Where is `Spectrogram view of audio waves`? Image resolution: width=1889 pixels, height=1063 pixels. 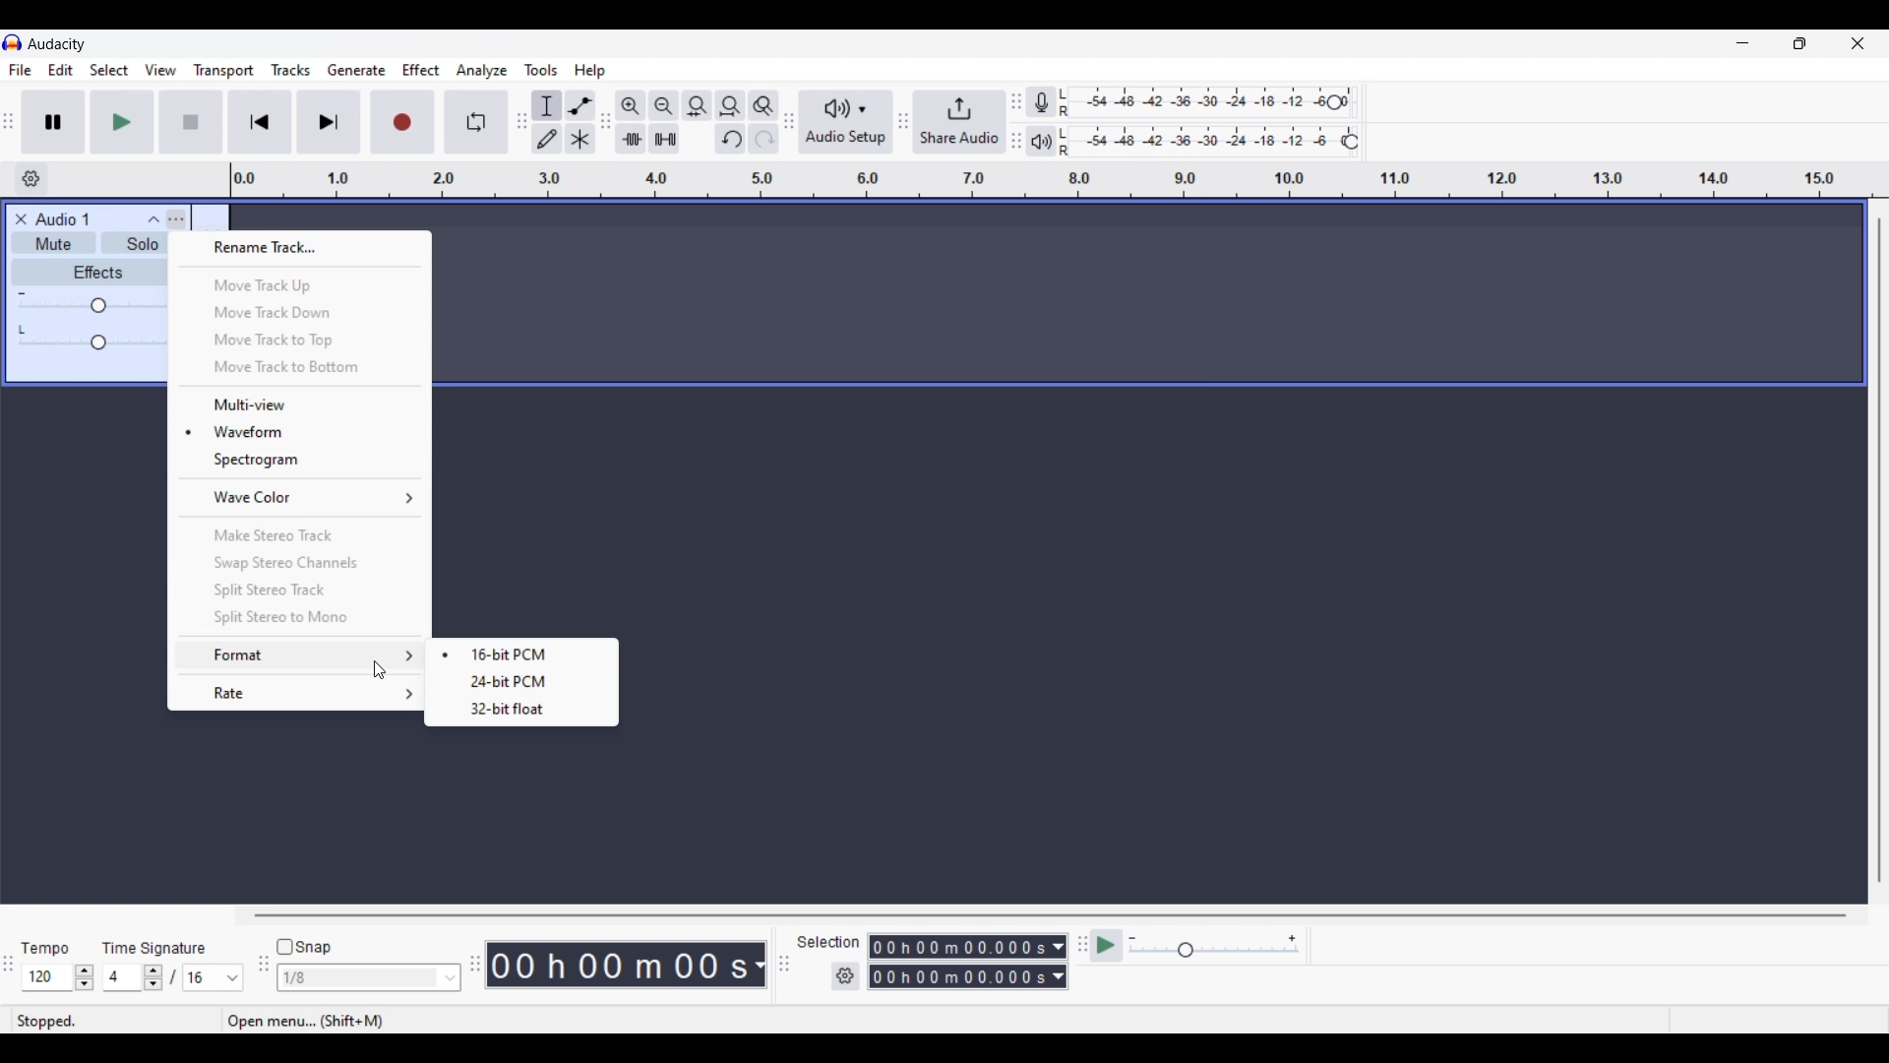 Spectrogram view of audio waves is located at coordinates (300, 460).